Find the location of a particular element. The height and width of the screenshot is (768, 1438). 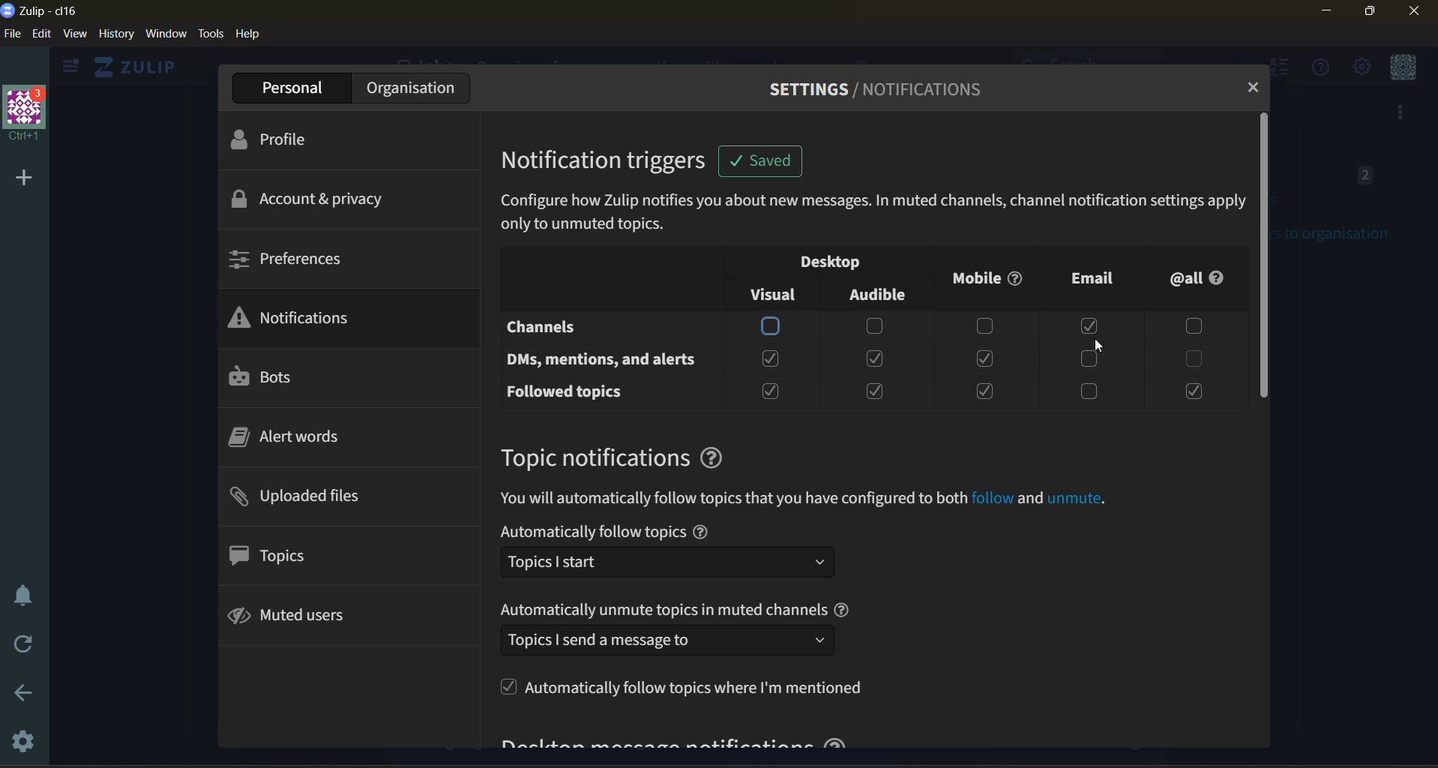

checkbox is located at coordinates (1189, 358).